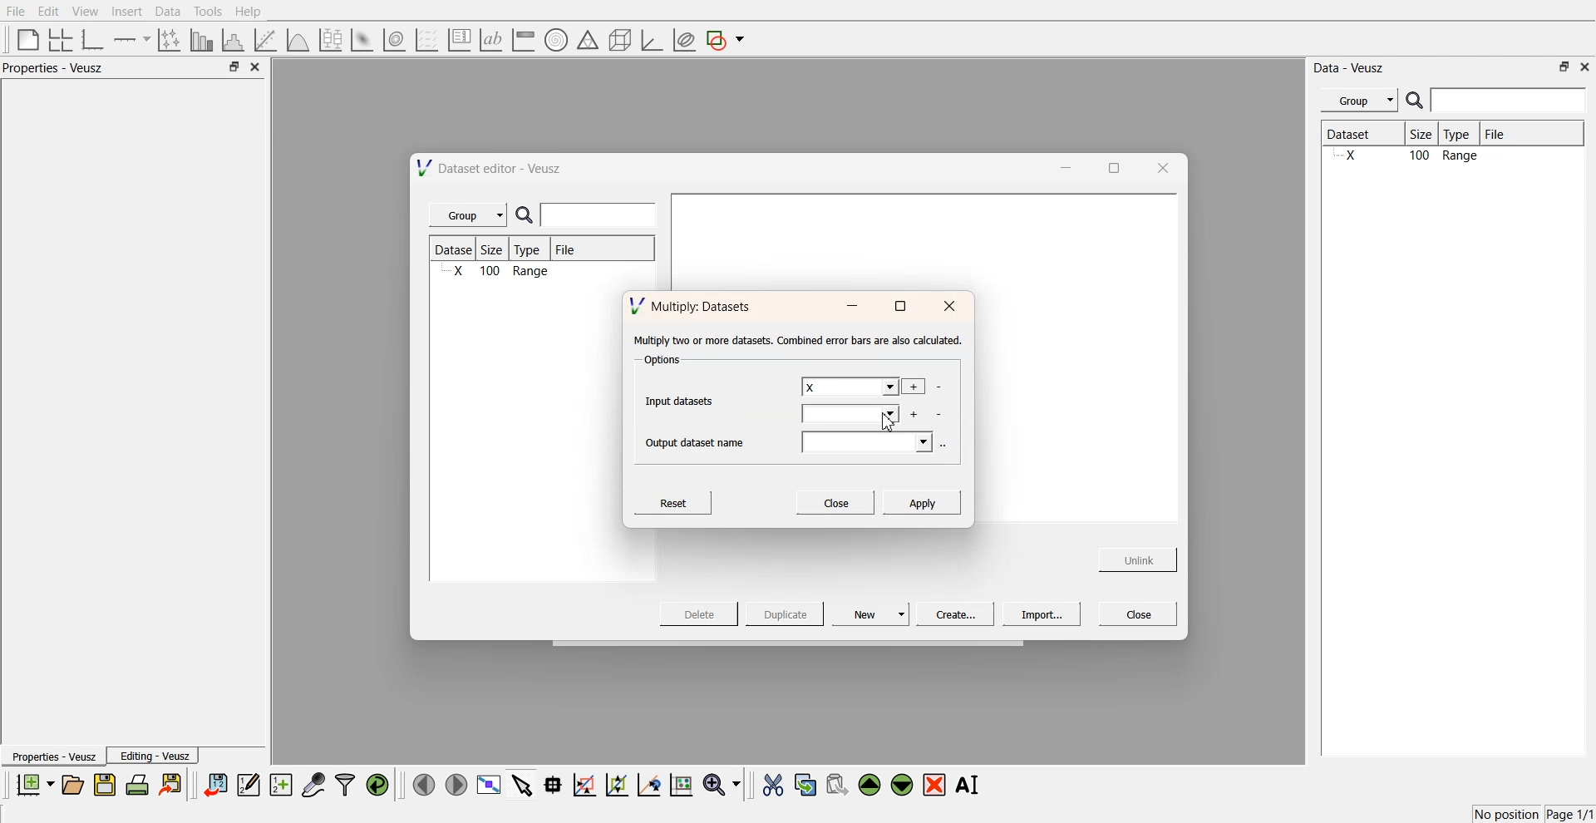  I want to click on minimise, so click(851, 307).